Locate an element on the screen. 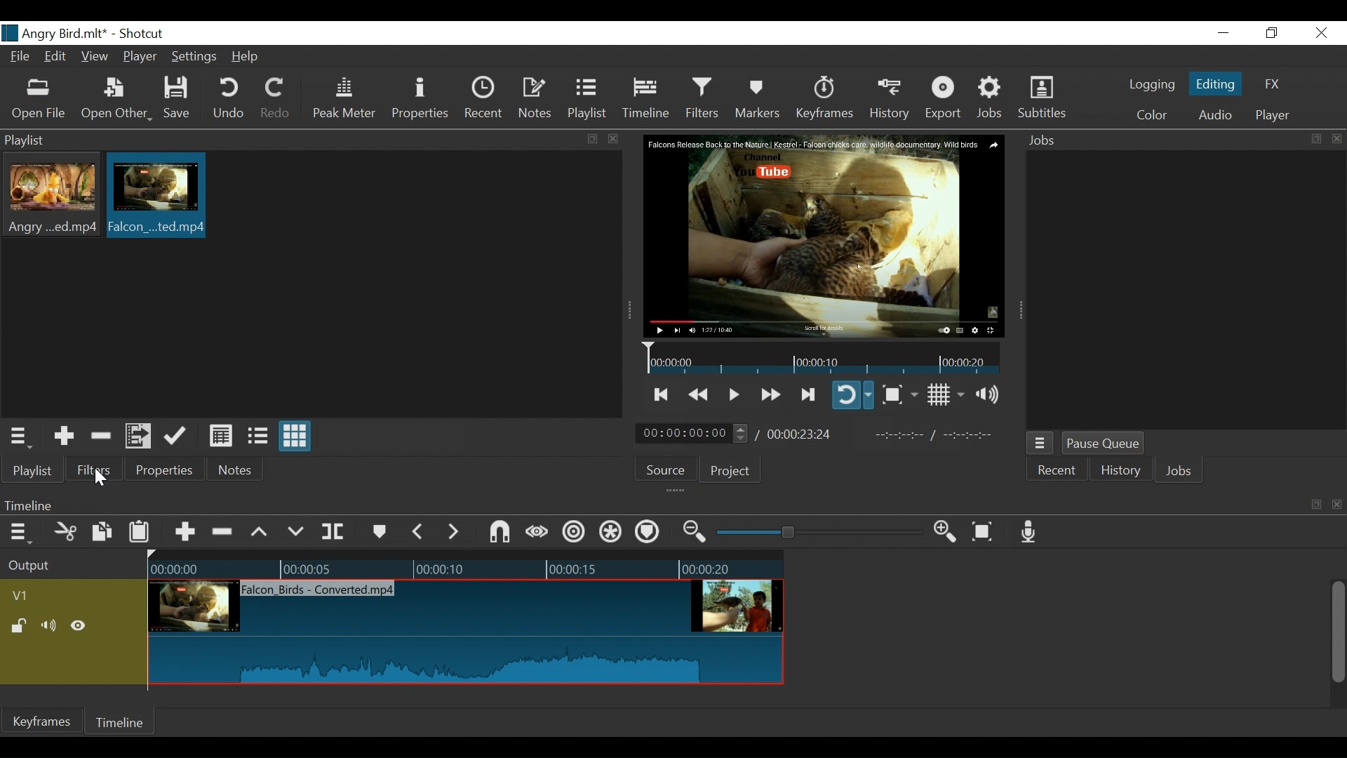 Image resolution: width=1347 pixels, height=758 pixels. close is located at coordinates (1337, 139).